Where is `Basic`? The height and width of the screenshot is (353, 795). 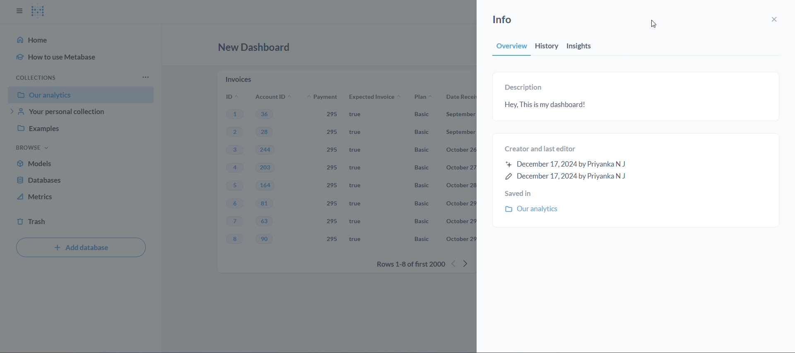 Basic is located at coordinates (421, 114).